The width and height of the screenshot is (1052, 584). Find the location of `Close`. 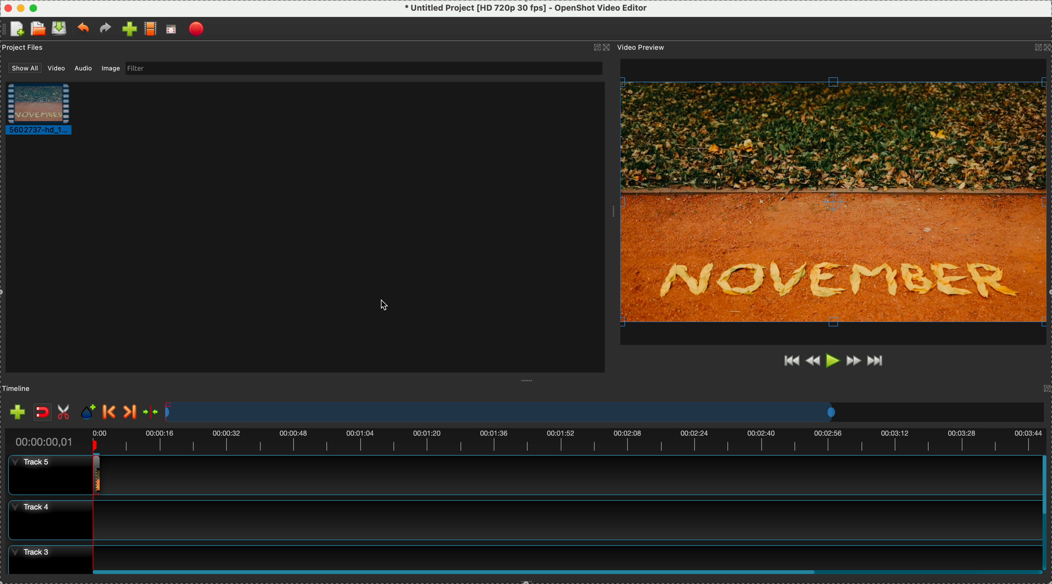

Close is located at coordinates (7, 7).